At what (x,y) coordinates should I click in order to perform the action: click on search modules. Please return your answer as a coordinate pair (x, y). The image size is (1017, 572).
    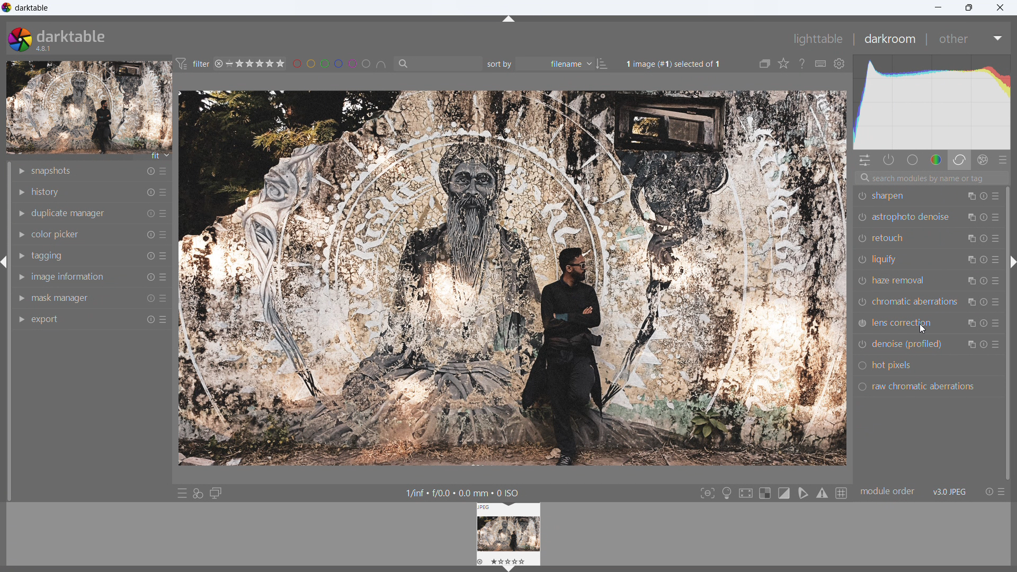
    Looking at the image, I should click on (933, 178).